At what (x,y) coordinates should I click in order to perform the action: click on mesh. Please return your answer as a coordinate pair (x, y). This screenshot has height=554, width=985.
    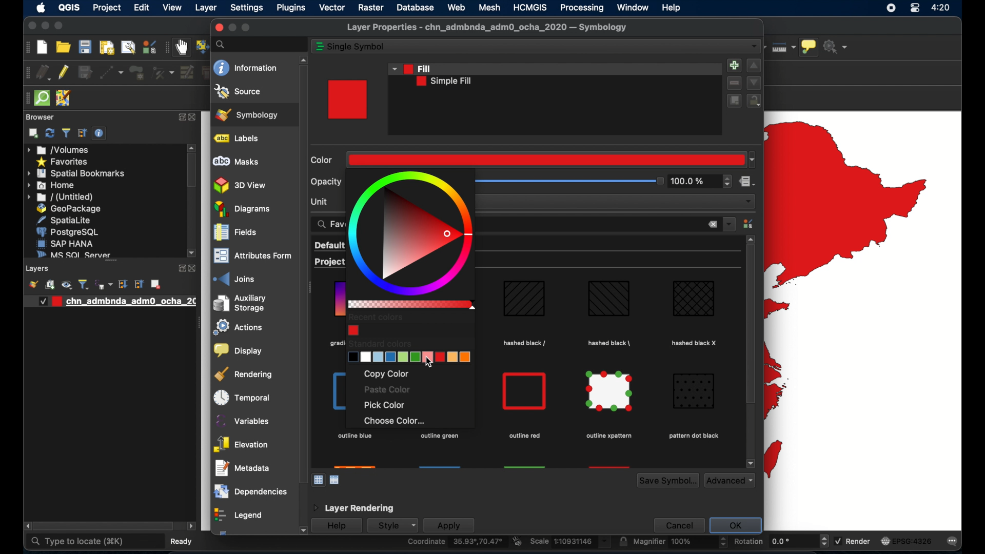
    Looking at the image, I should click on (489, 7).